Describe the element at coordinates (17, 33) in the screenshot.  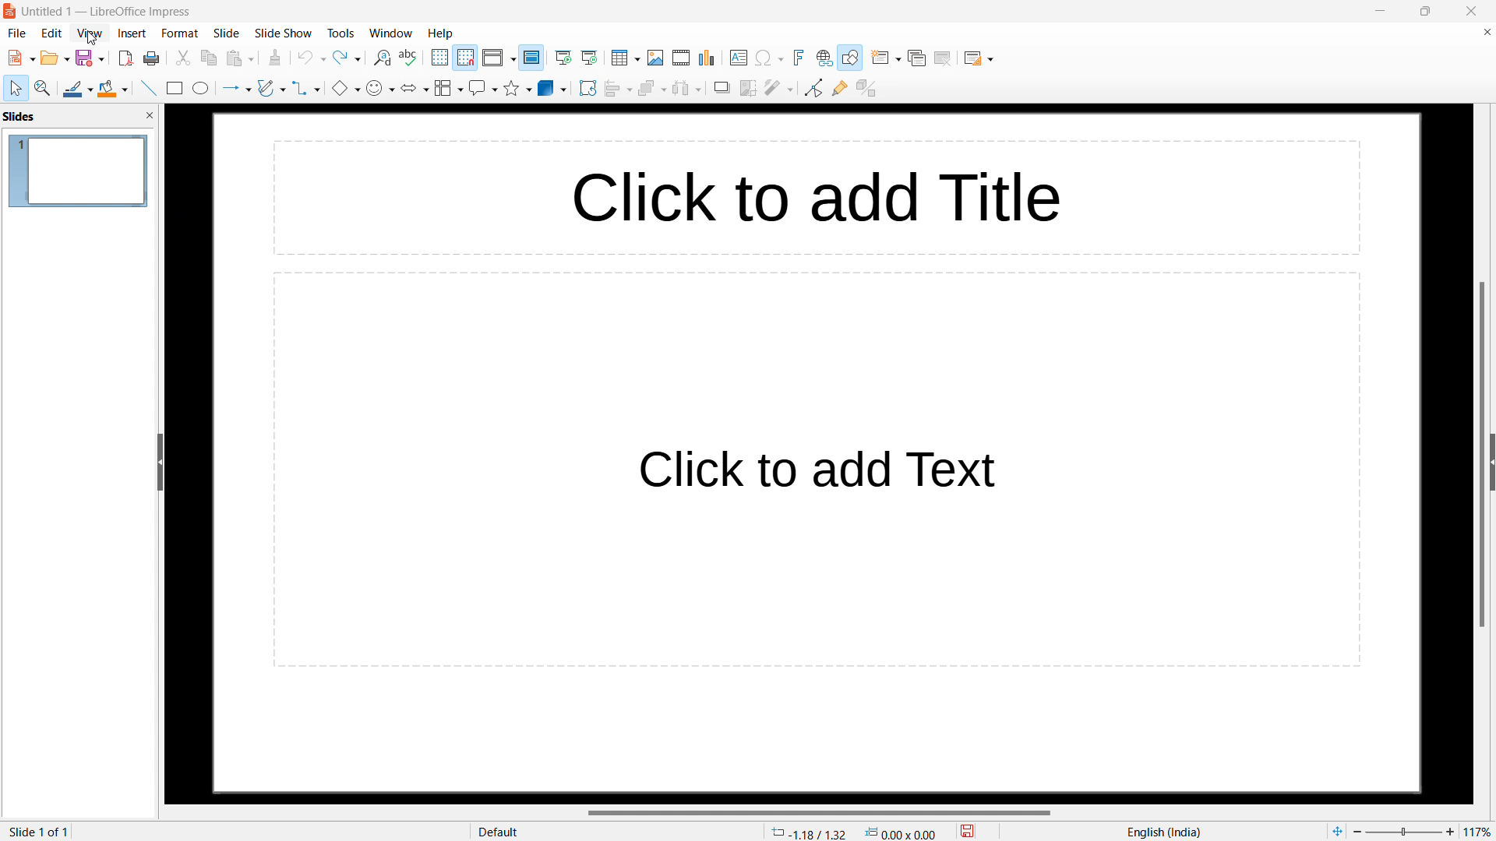
I see `file` at that location.